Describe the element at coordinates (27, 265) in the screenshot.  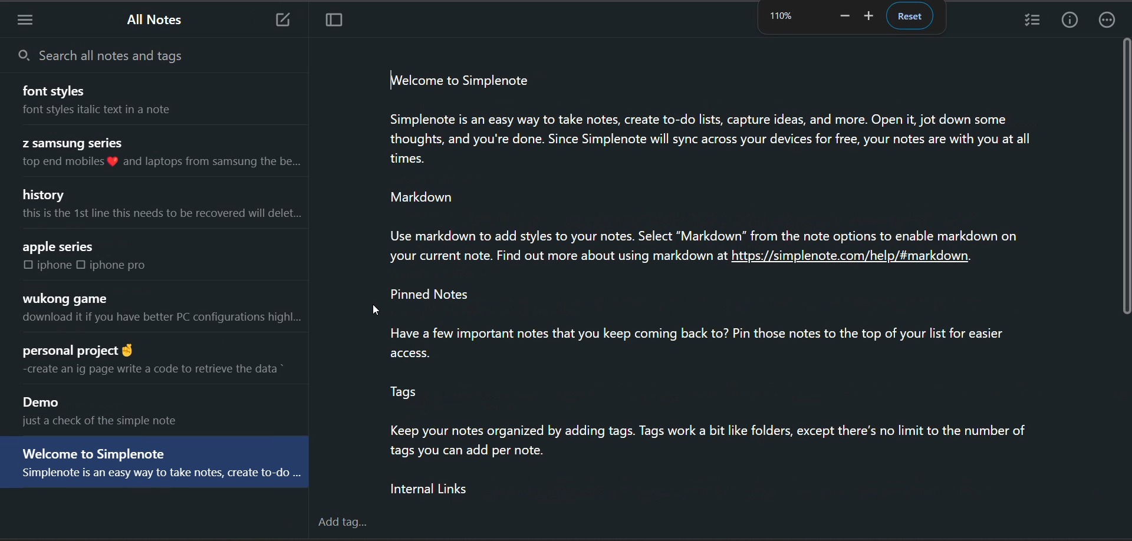
I see `checkbox` at that location.